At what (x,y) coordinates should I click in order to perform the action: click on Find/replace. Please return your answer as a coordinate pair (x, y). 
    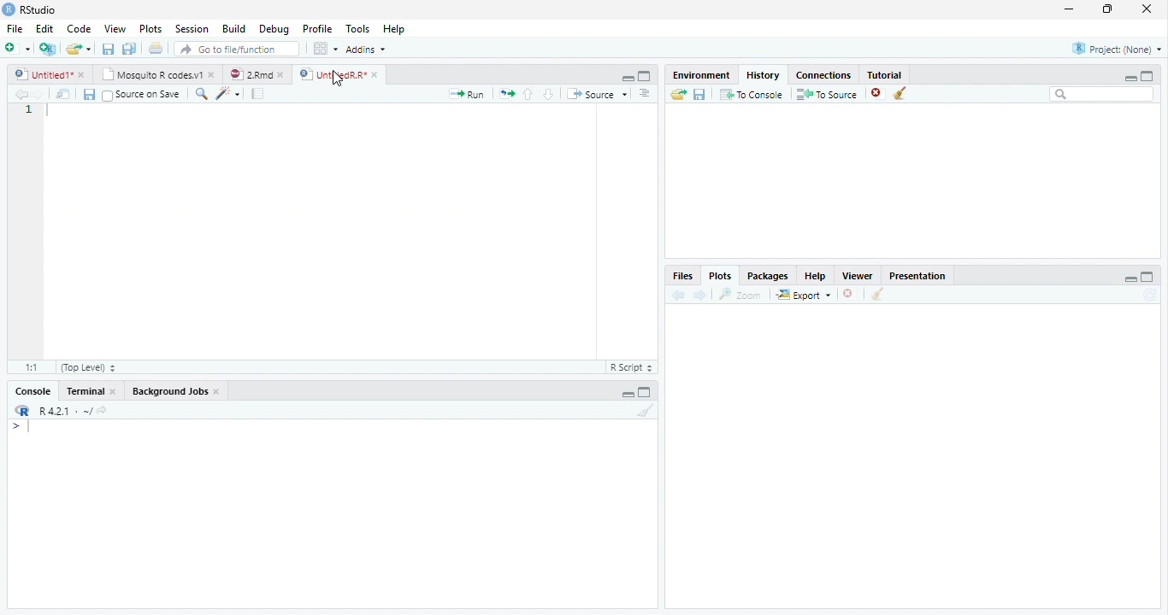
    Looking at the image, I should click on (200, 94).